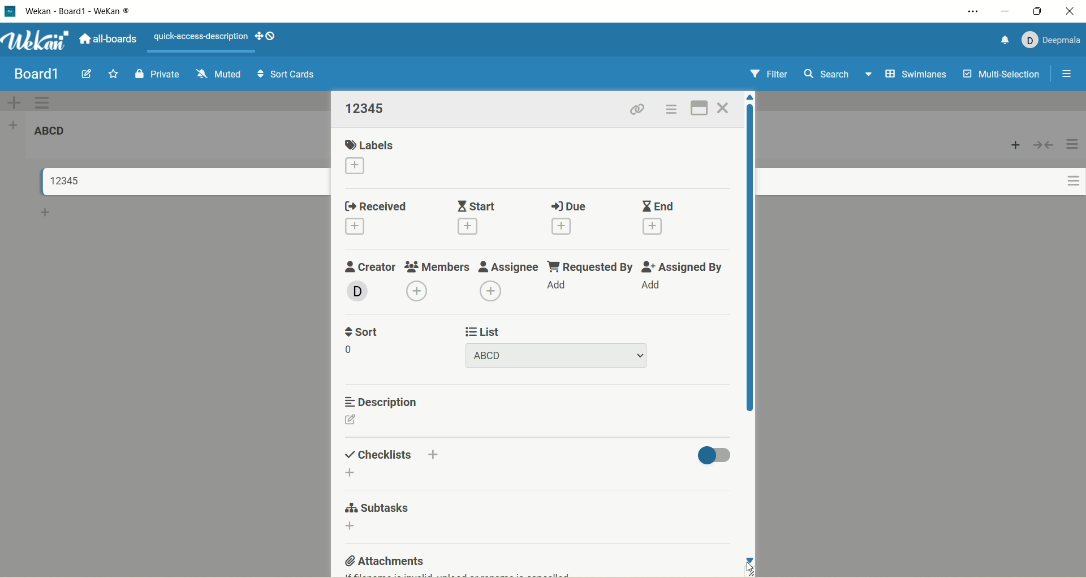 The width and height of the screenshot is (1086, 578). What do you see at coordinates (568, 205) in the screenshot?
I see `due` at bounding box center [568, 205].